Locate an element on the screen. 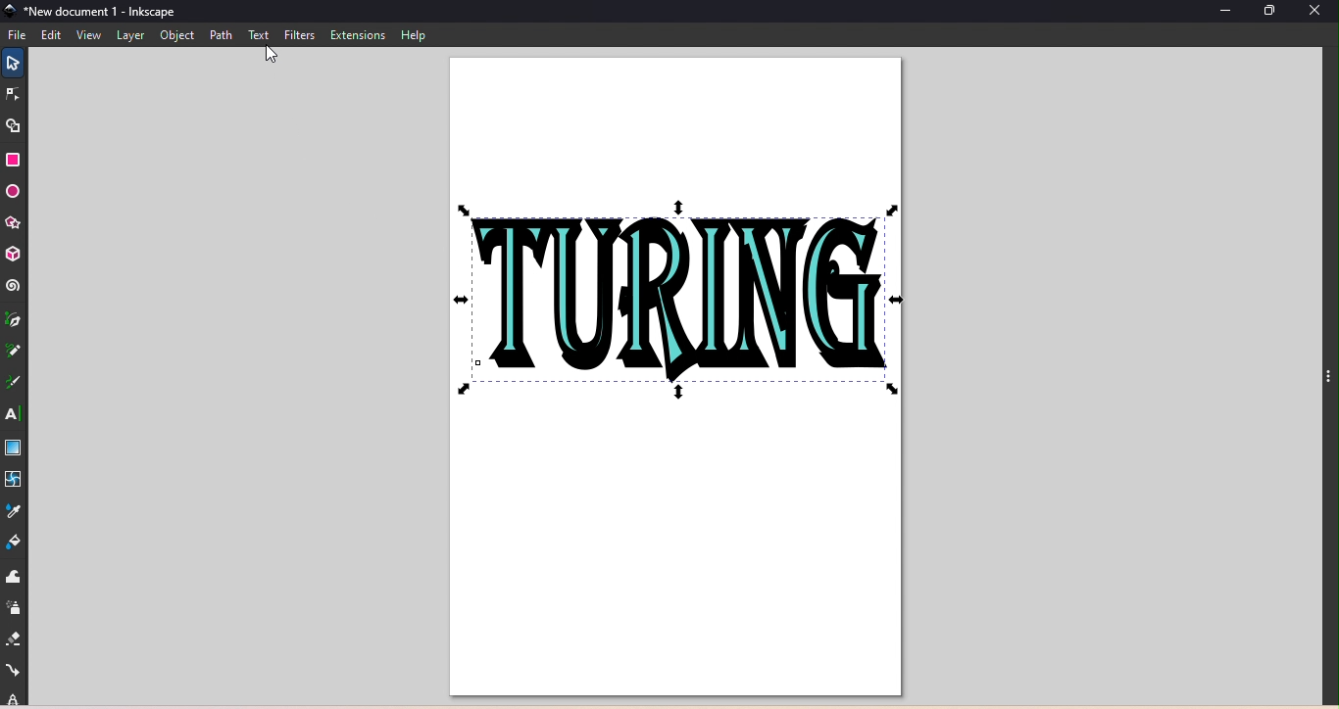  Object is located at coordinates (177, 36).